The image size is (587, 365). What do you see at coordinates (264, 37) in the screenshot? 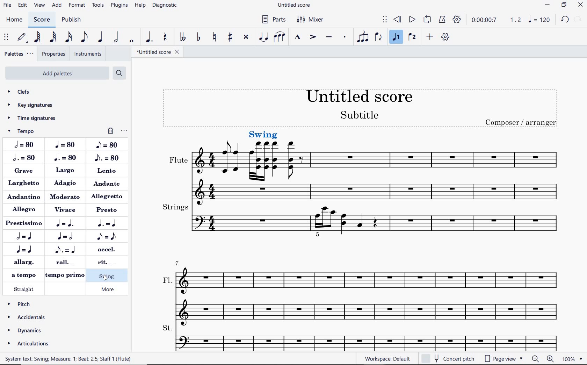
I see `TIE` at bounding box center [264, 37].